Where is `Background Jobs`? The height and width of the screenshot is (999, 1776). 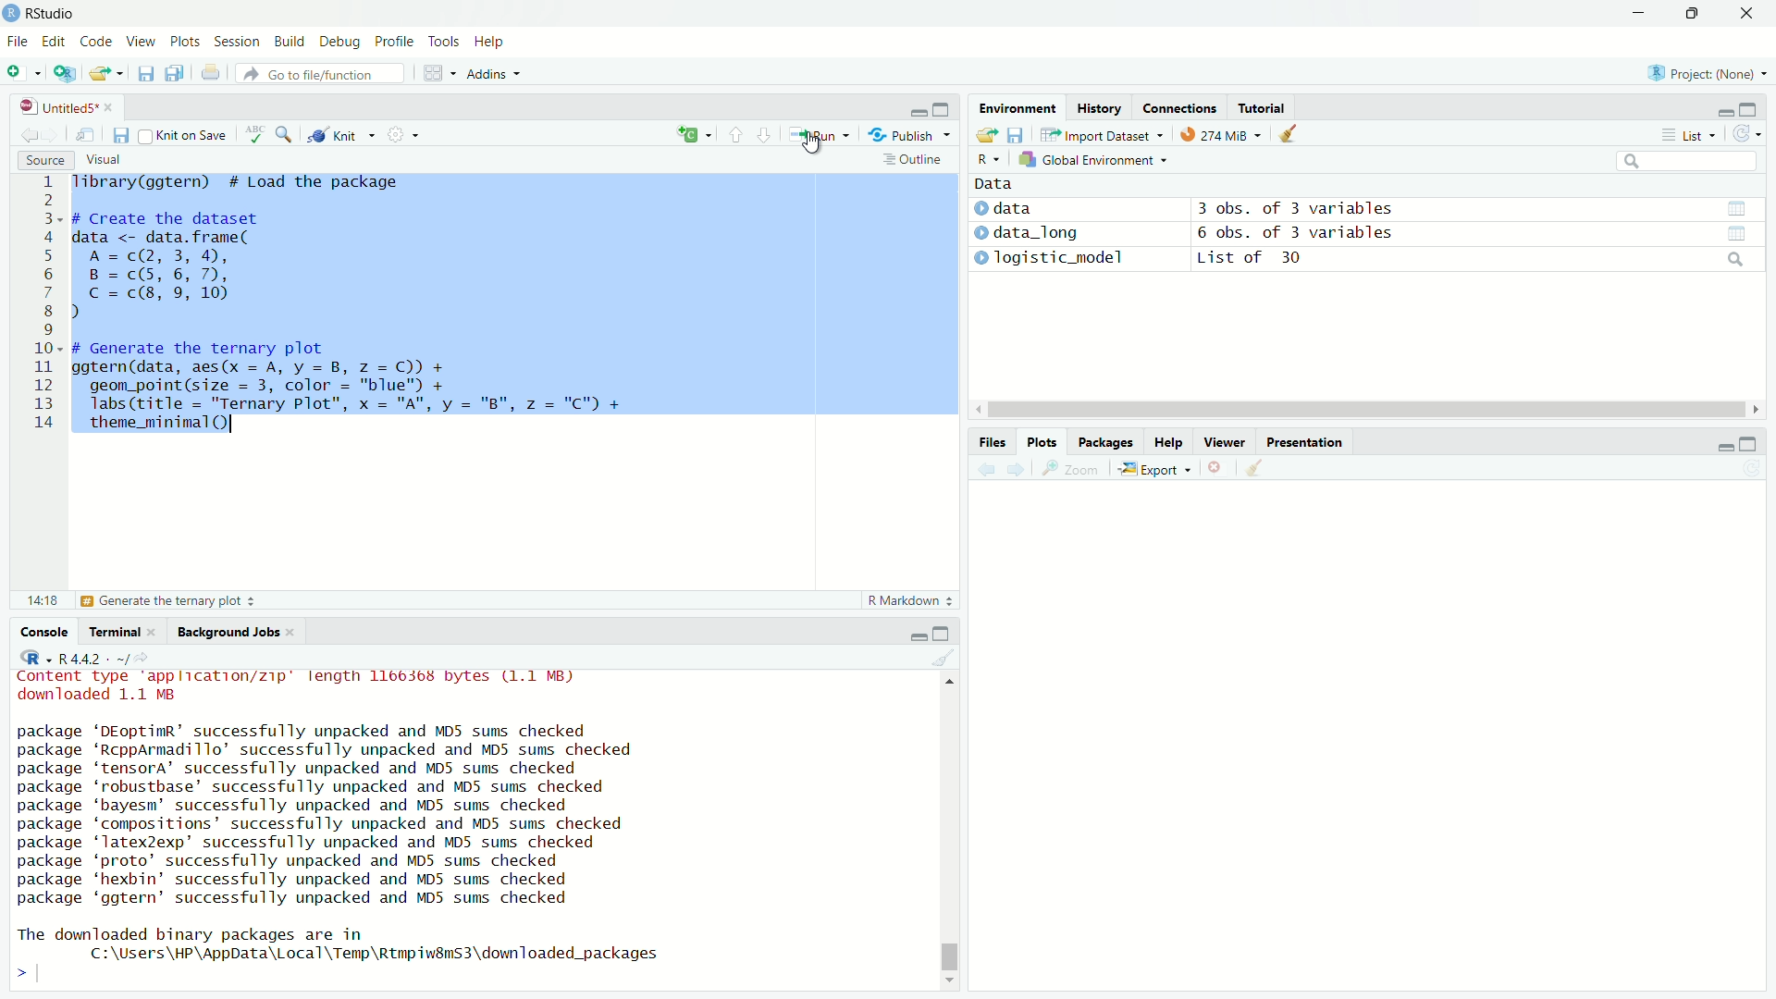 Background Jobs is located at coordinates (229, 633).